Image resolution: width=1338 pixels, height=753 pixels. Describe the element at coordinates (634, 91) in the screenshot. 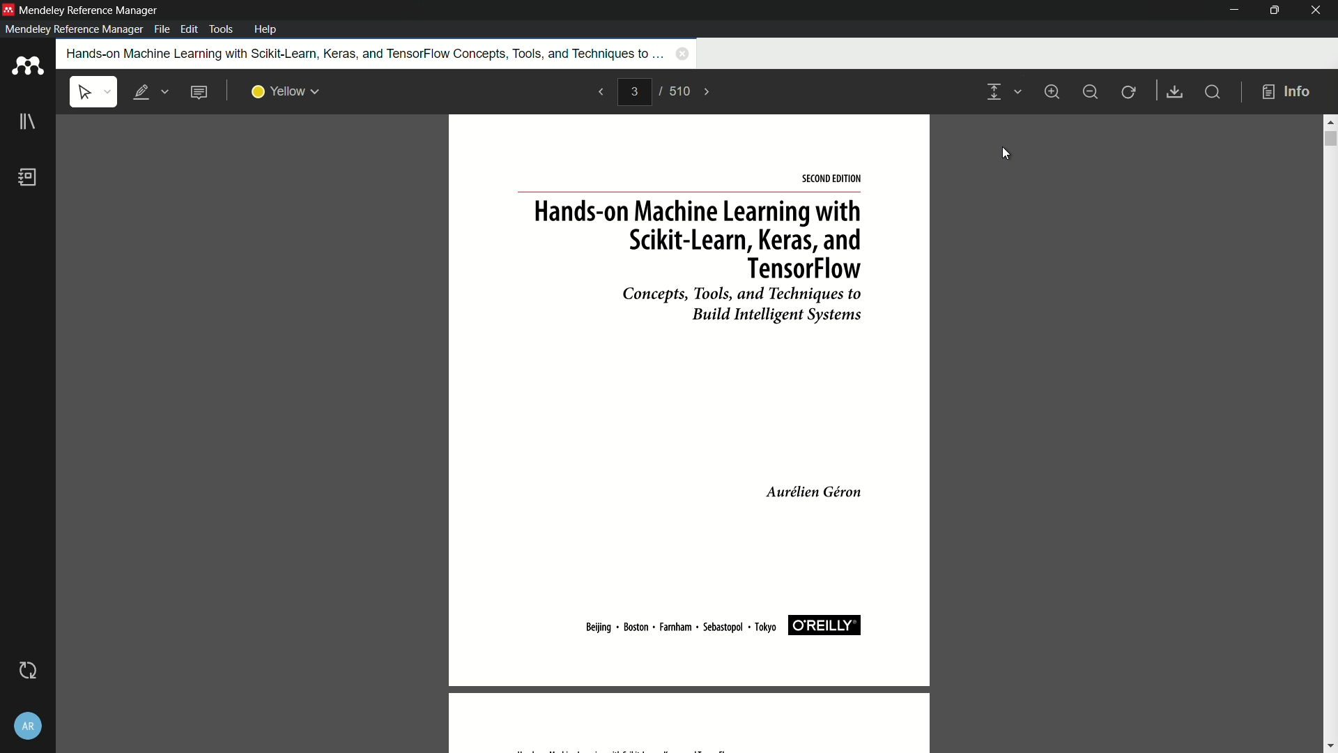

I see `current page` at that location.